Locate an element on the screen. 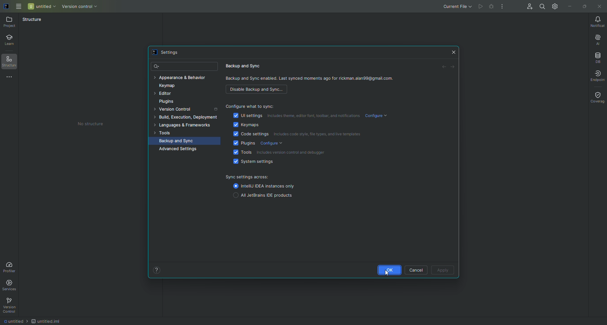 The width and height of the screenshot is (607, 325). Cancel is located at coordinates (415, 269).